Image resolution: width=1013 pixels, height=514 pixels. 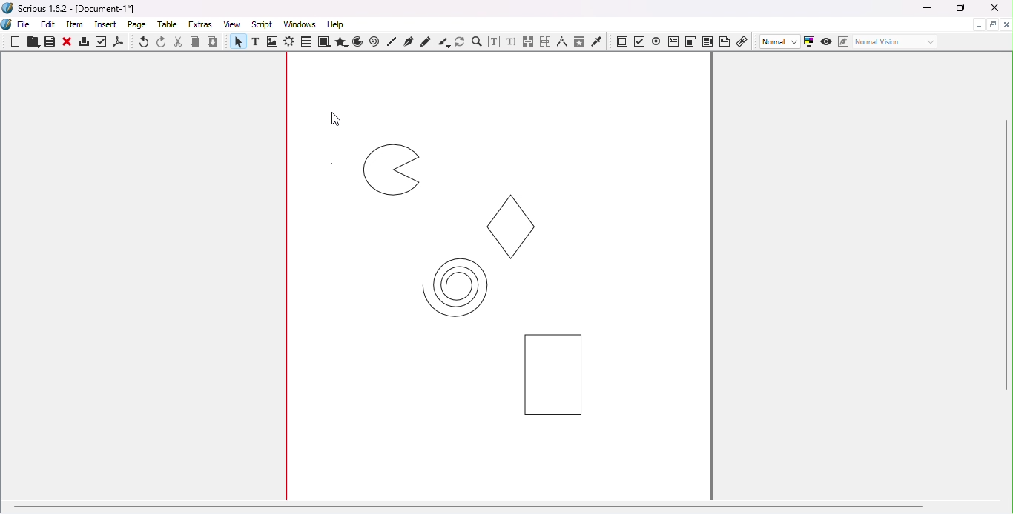 I want to click on Save, so click(x=48, y=42).